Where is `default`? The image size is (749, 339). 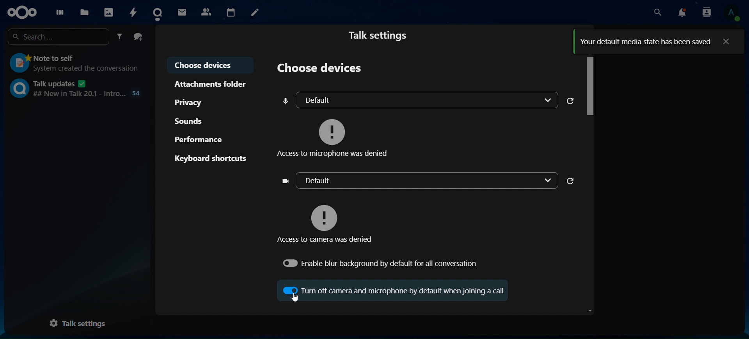
default is located at coordinates (421, 100).